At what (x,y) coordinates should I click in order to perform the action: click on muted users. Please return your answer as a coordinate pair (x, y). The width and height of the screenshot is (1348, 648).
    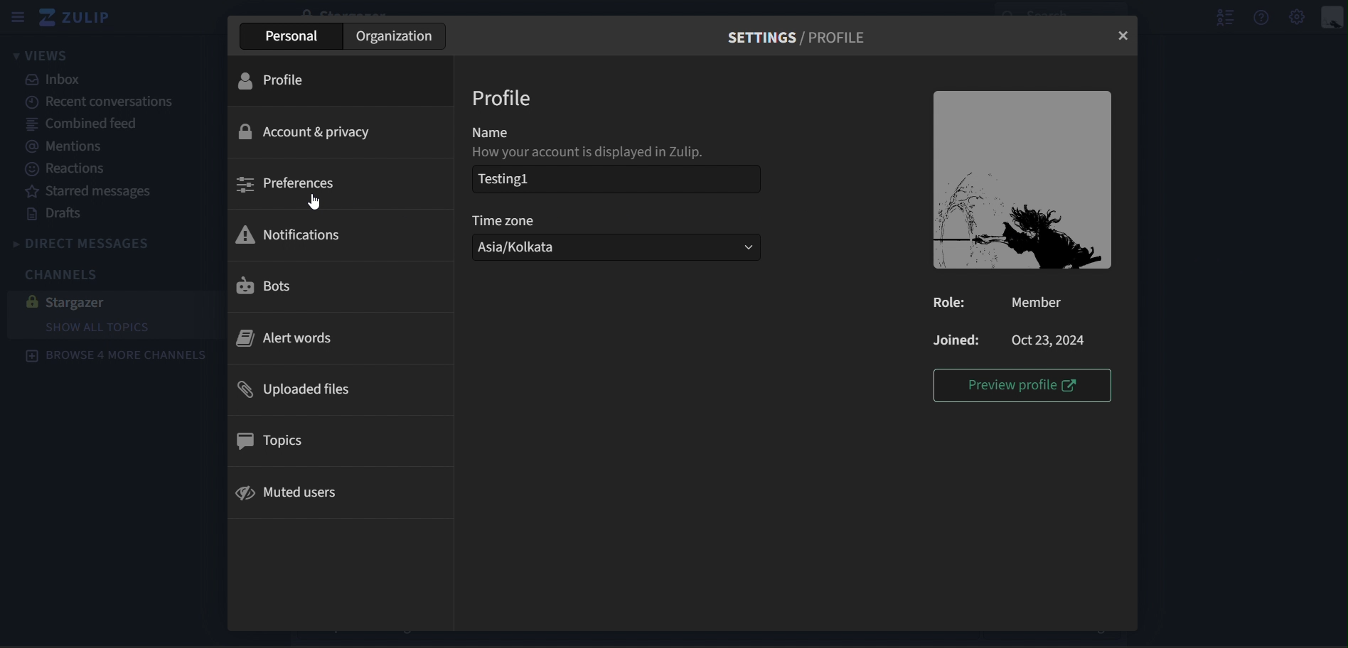
    Looking at the image, I should click on (289, 492).